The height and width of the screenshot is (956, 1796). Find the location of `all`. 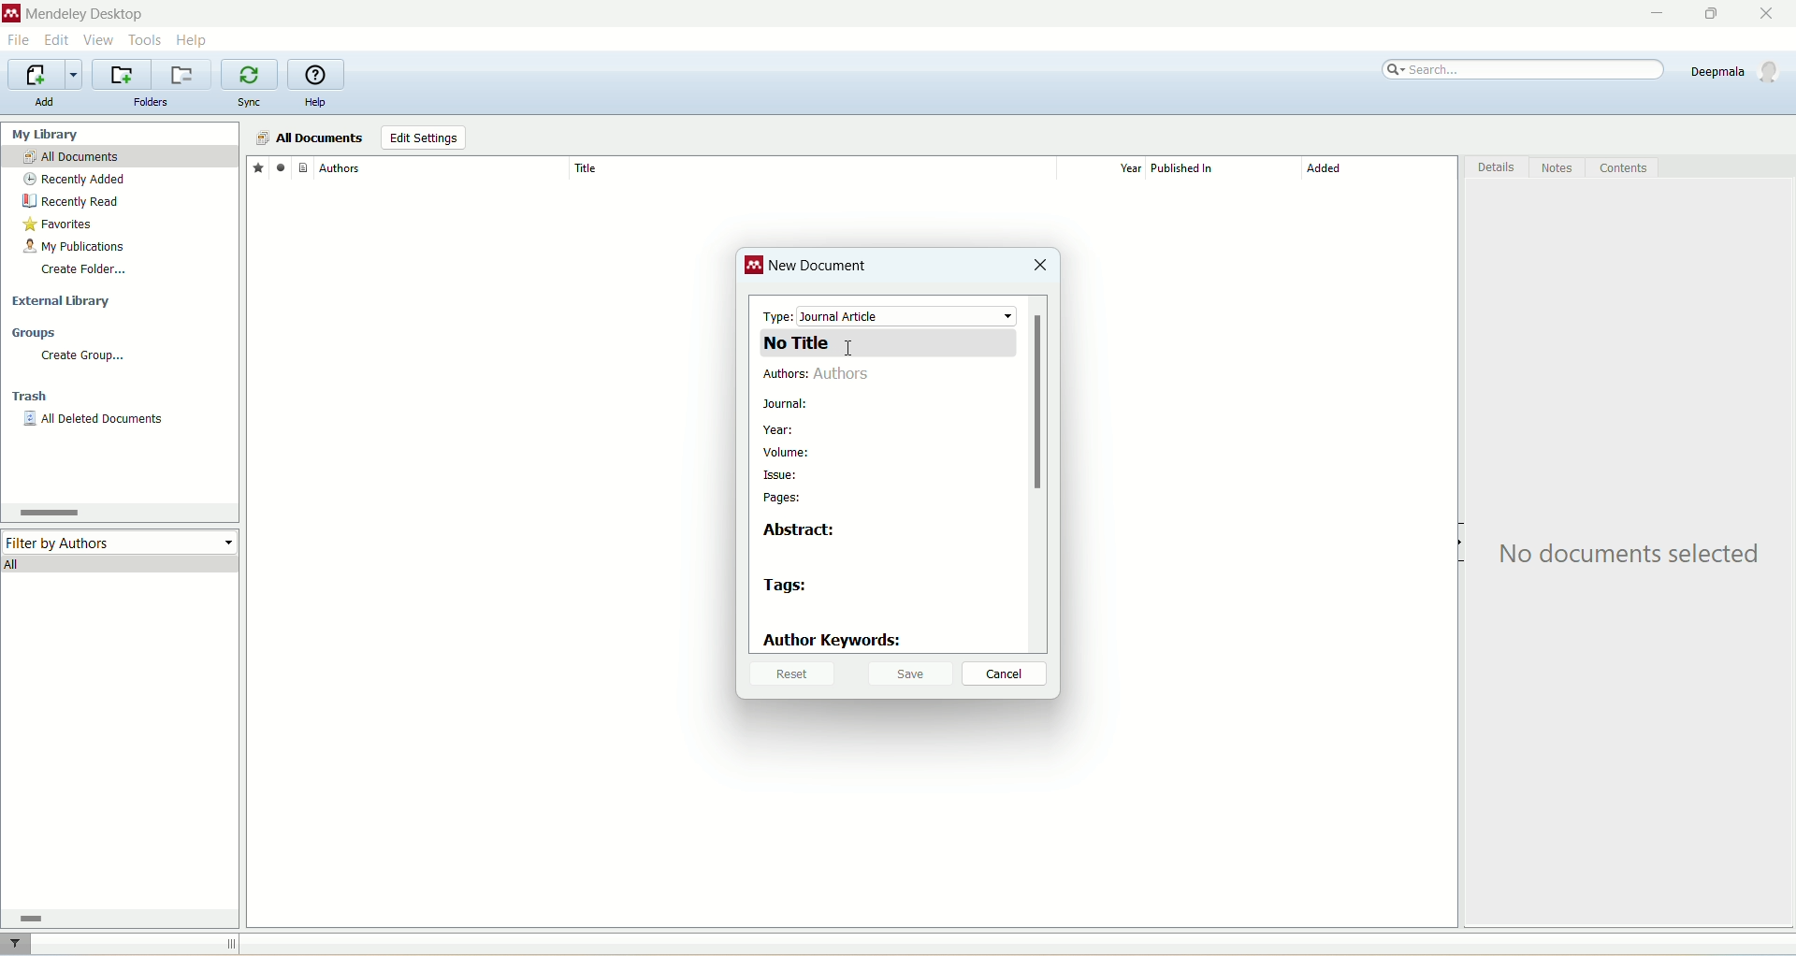

all is located at coordinates (122, 563).